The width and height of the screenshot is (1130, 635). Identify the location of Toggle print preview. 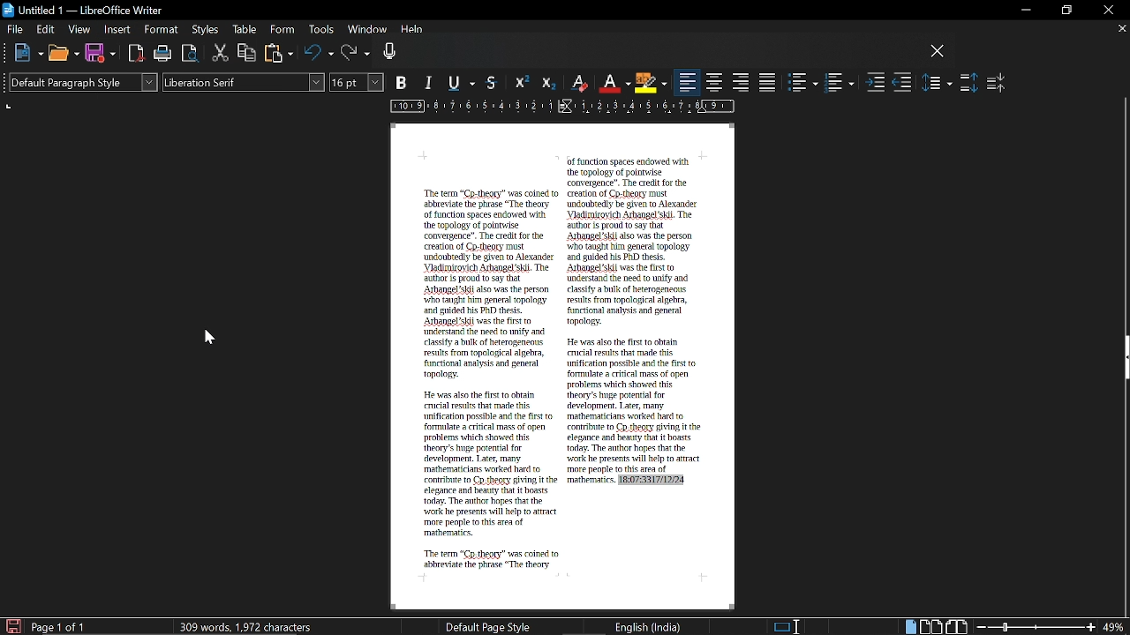
(191, 54).